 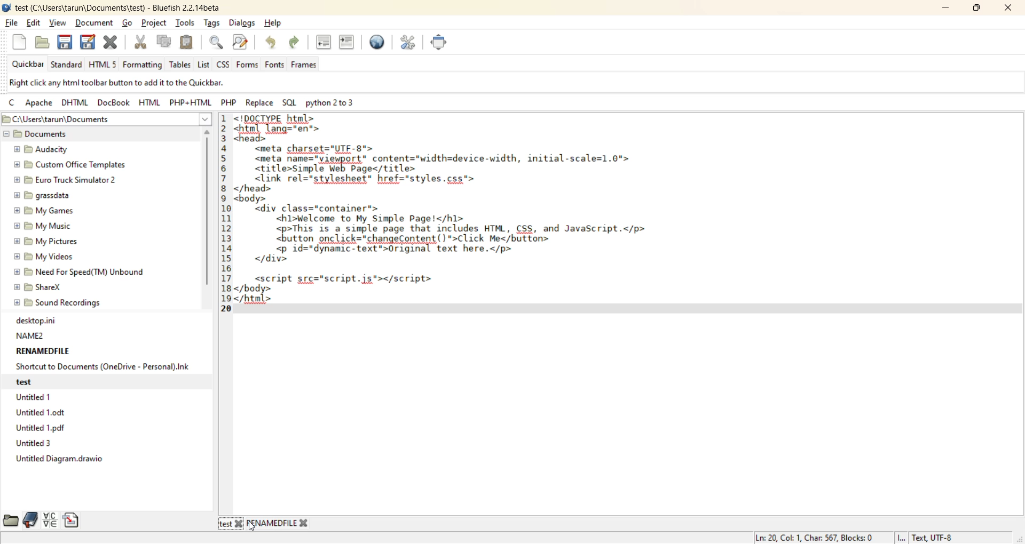 I want to click on custom Office Templates, so click(x=71, y=165).